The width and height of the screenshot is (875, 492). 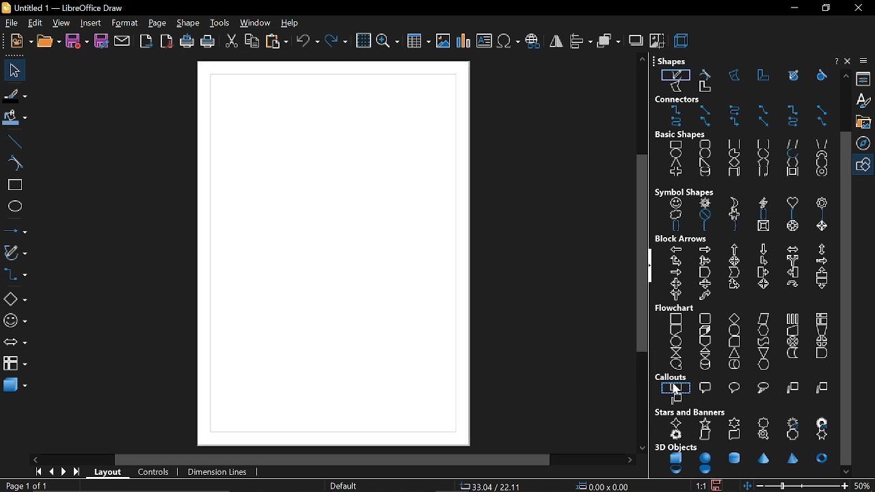 What do you see at coordinates (677, 387) in the screenshot?
I see `rectangular` at bounding box center [677, 387].